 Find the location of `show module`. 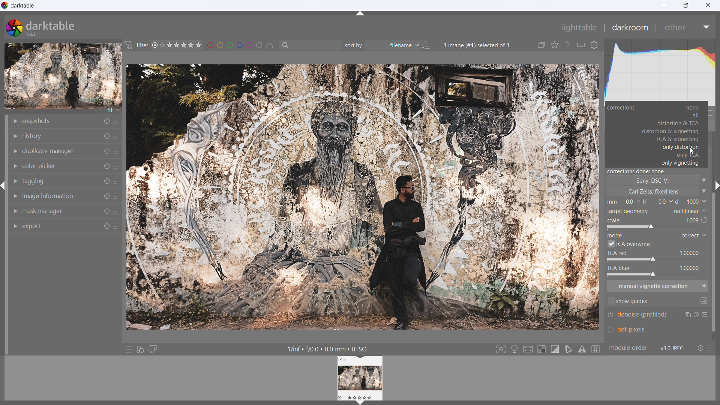

show module is located at coordinates (16, 226).